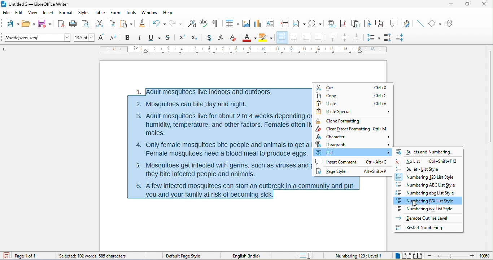 The image size is (493, 260). What do you see at coordinates (353, 95) in the screenshot?
I see `copy` at bounding box center [353, 95].